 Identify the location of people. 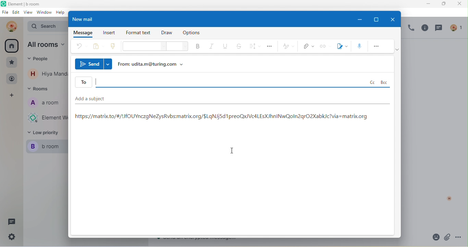
(457, 27).